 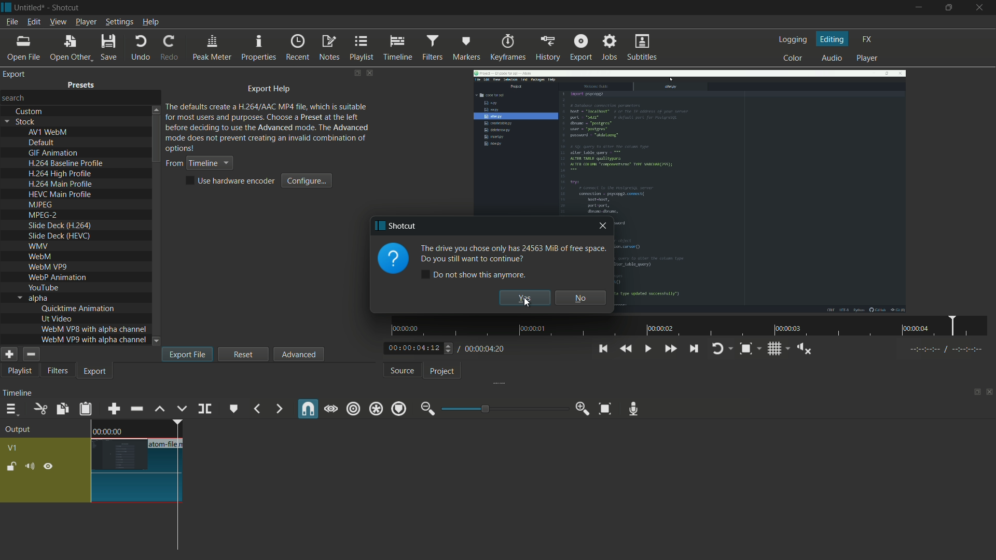 What do you see at coordinates (18, 372) in the screenshot?
I see `playlist` at bounding box center [18, 372].